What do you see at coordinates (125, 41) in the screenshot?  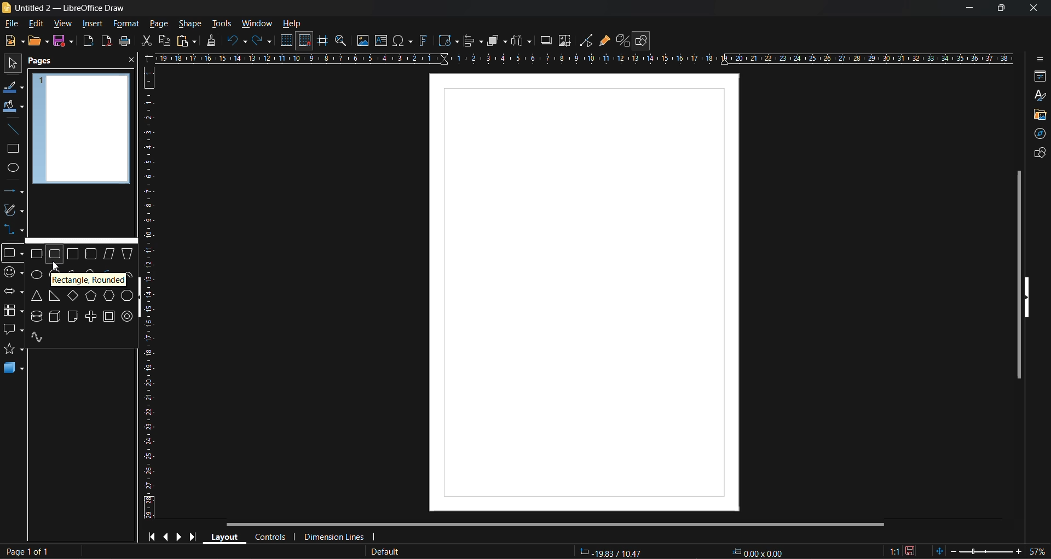 I see `save` at bounding box center [125, 41].